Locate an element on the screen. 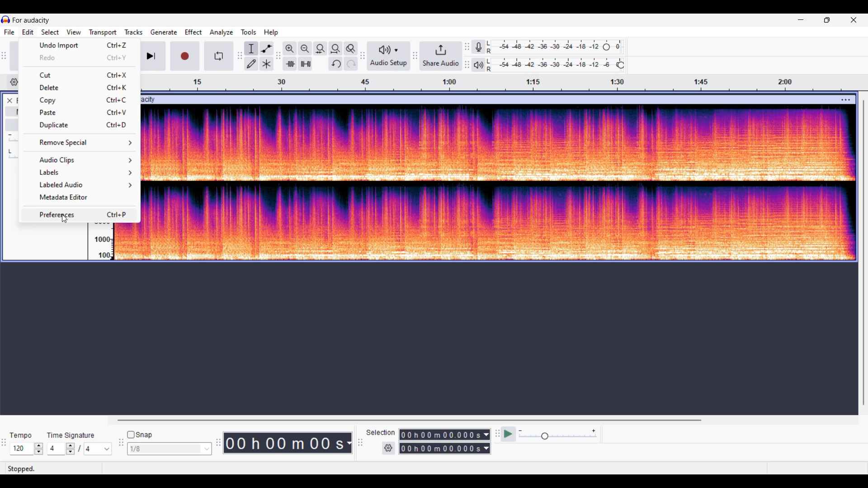 The image size is (868, 488). Status bar information is located at coordinates (134, 468).